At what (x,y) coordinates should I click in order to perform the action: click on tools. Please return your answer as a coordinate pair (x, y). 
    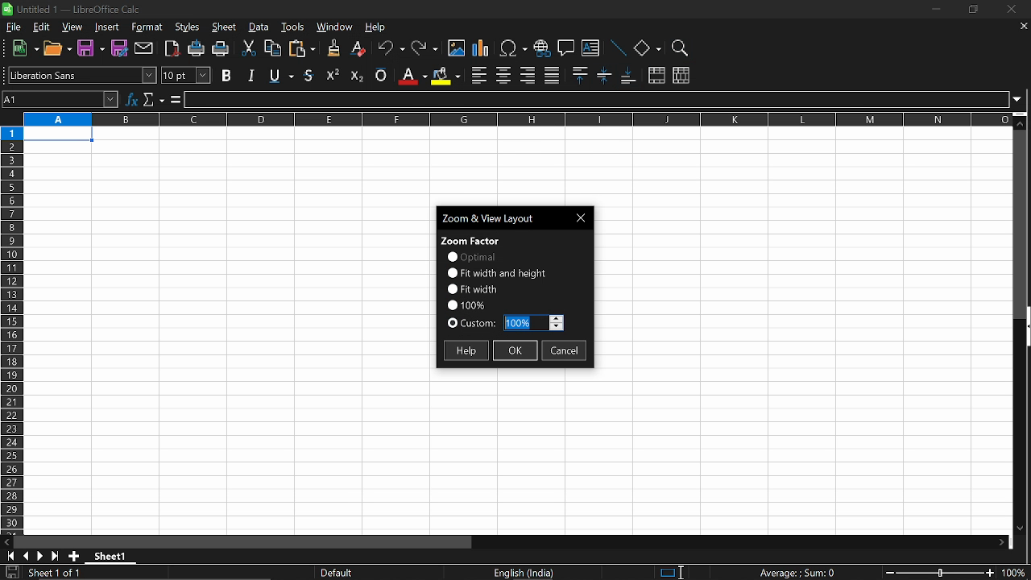
    Looking at the image, I should click on (293, 27).